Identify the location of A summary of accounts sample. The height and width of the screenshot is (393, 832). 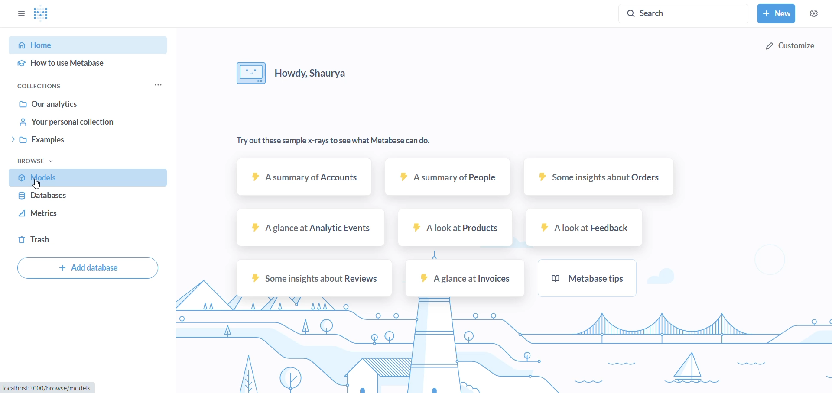
(305, 181).